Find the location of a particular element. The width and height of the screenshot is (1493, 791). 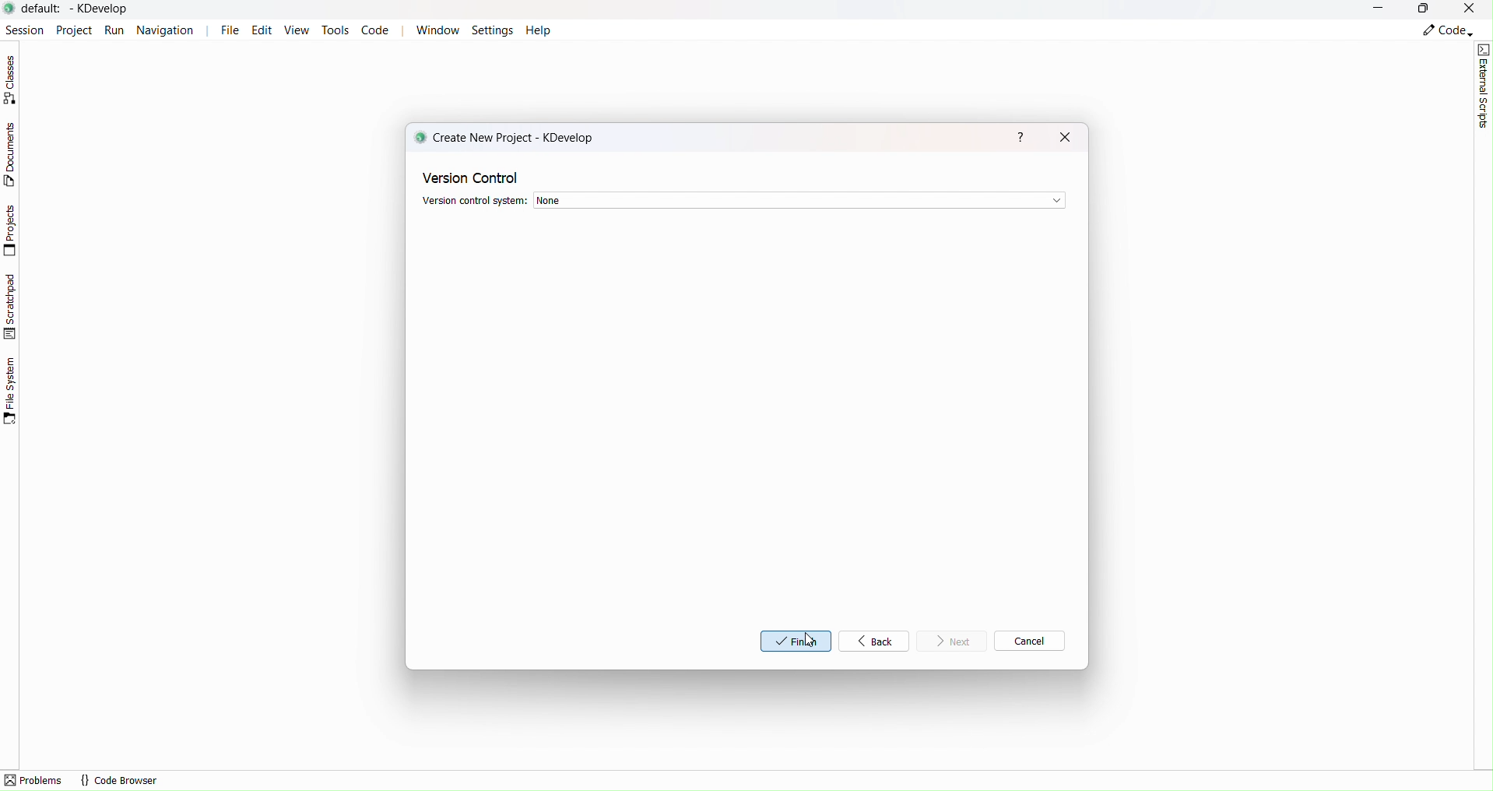

tools is located at coordinates (335, 30).